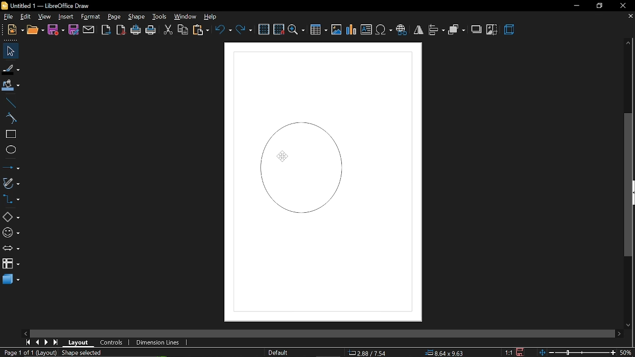 The image size is (635, 357). What do you see at coordinates (25, 334) in the screenshot?
I see `move left` at bounding box center [25, 334].